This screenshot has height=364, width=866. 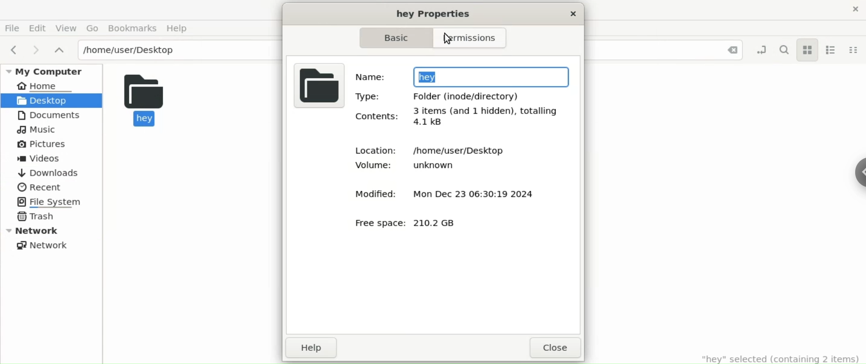 What do you see at coordinates (39, 27) in the screenshot?
I see `Edit` at bounding box center [39, 27].